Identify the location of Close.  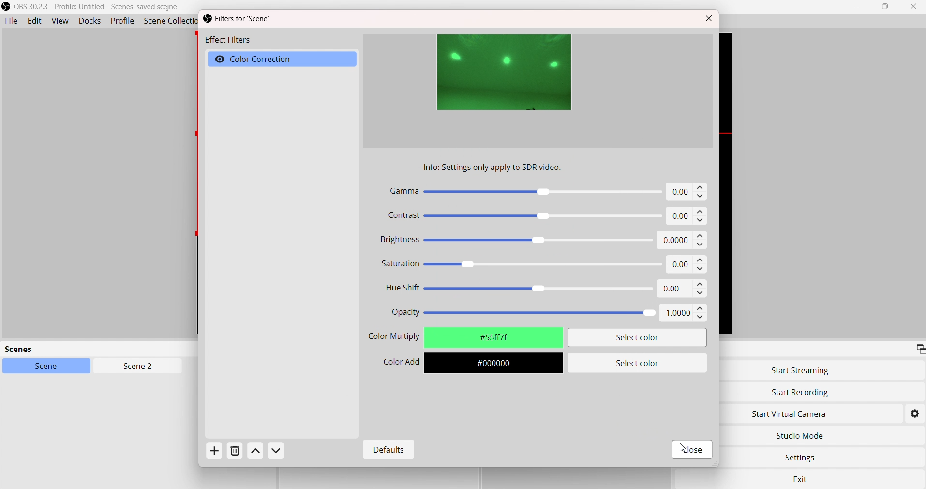
(913, 6).